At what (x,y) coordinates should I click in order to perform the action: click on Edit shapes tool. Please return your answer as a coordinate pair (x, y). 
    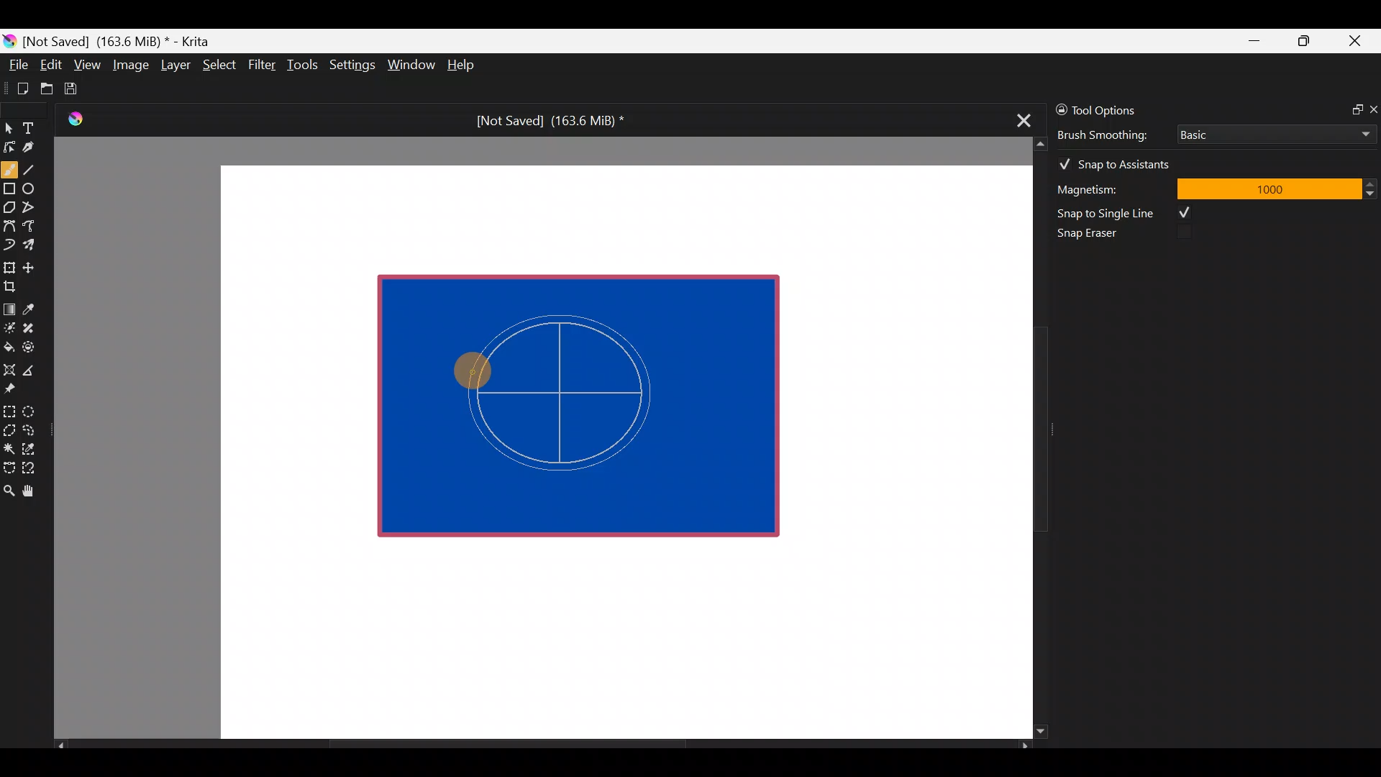
    Looking at the image, I should click on (9, 146).